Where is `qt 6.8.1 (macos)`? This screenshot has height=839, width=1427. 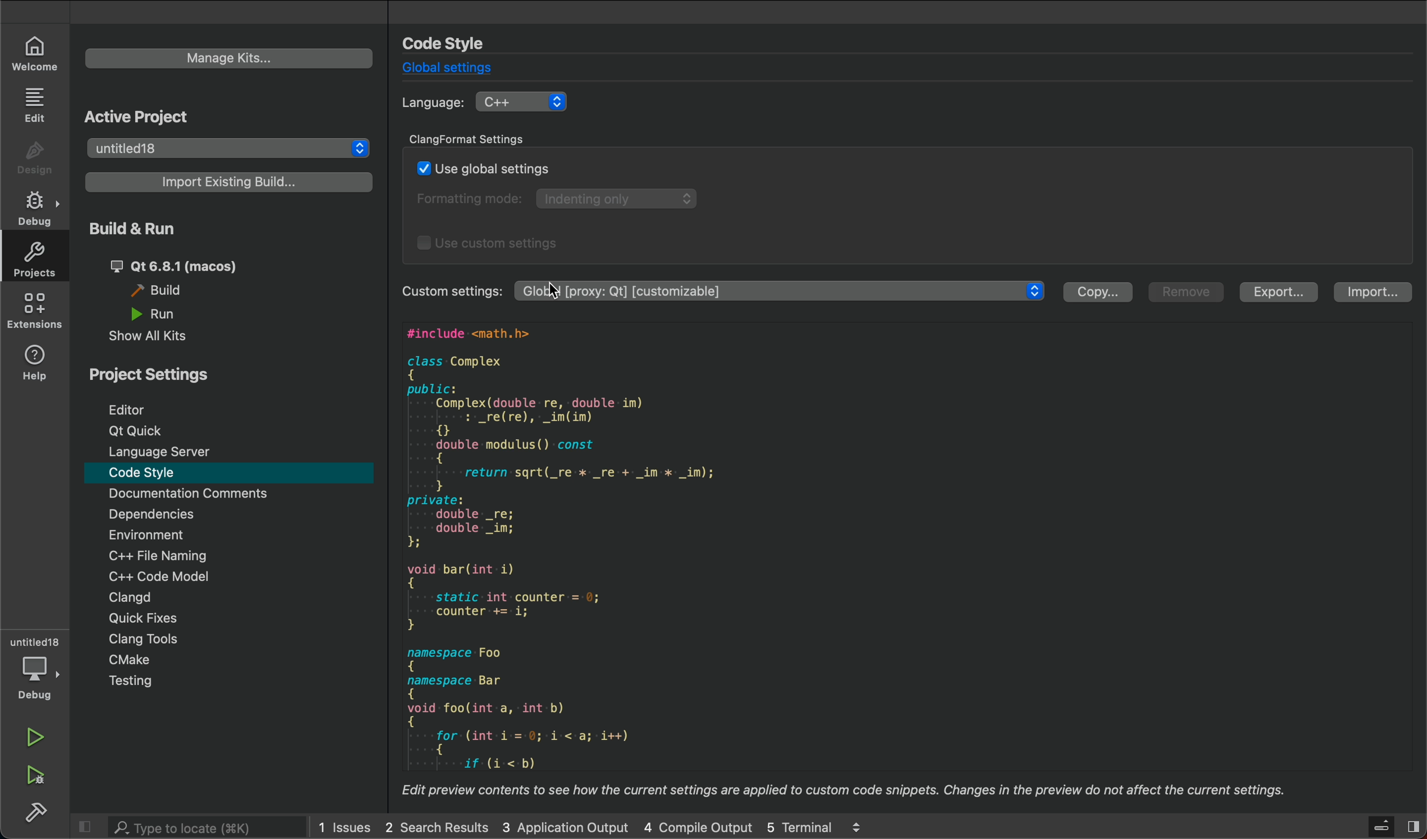
qt 6.8.1 (macos) is located at coordinates (189, 268).